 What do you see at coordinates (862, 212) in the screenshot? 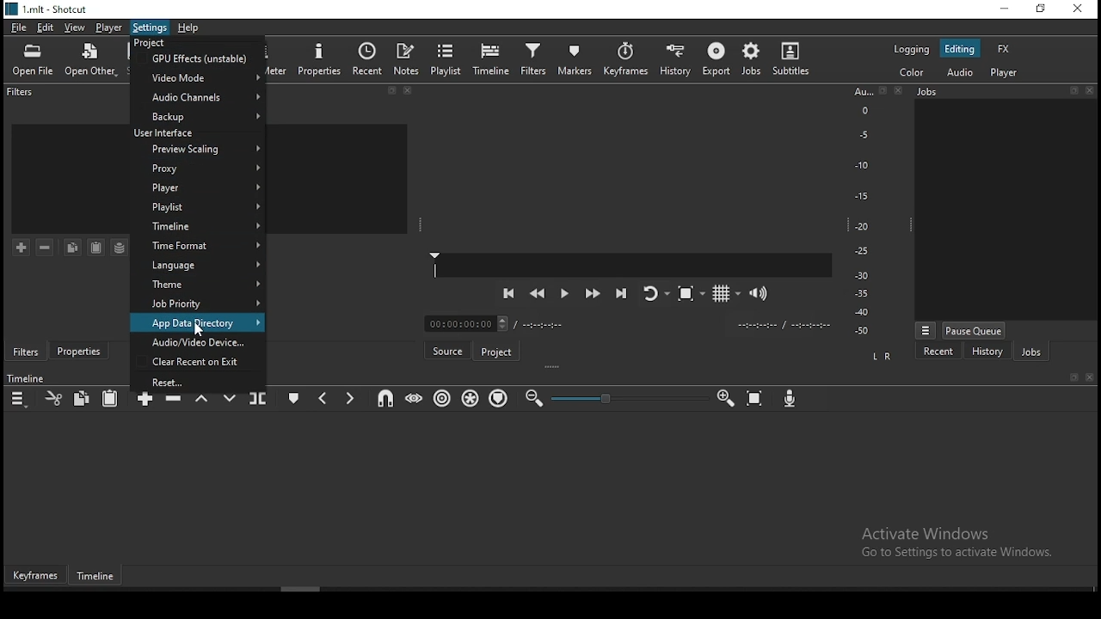
I see `scale` at bounding box center [862, 212].